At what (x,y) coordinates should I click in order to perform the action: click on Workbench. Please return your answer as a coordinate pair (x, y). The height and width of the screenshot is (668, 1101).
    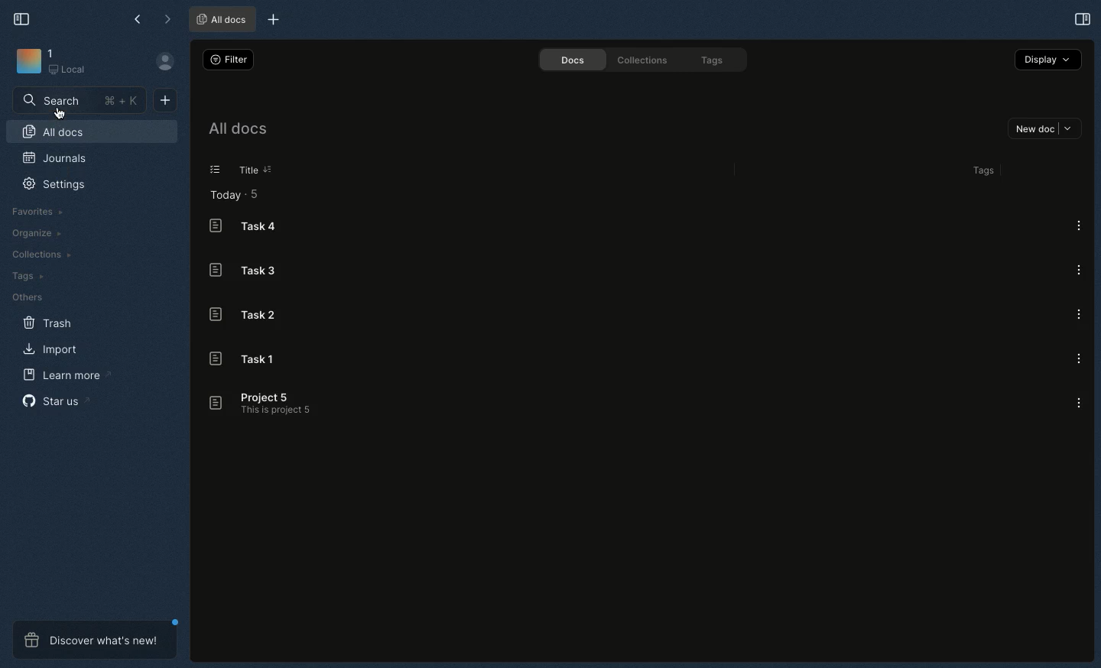
    Looking at the image, I should click on (61, 64).